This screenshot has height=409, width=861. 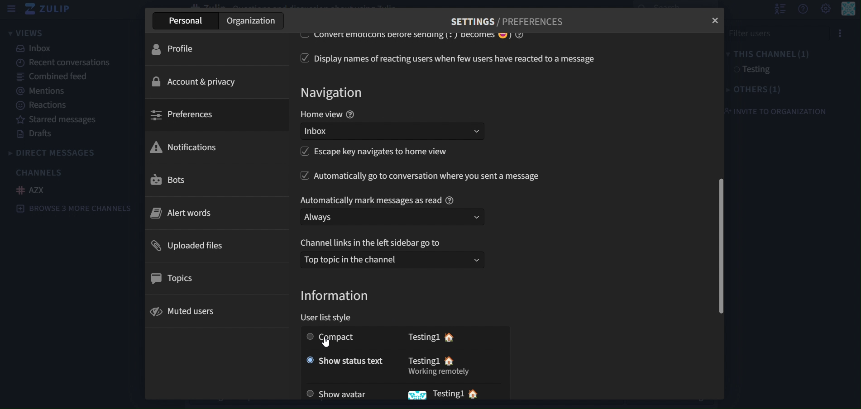 I want to click on navigation, so click(x=335, y=93).